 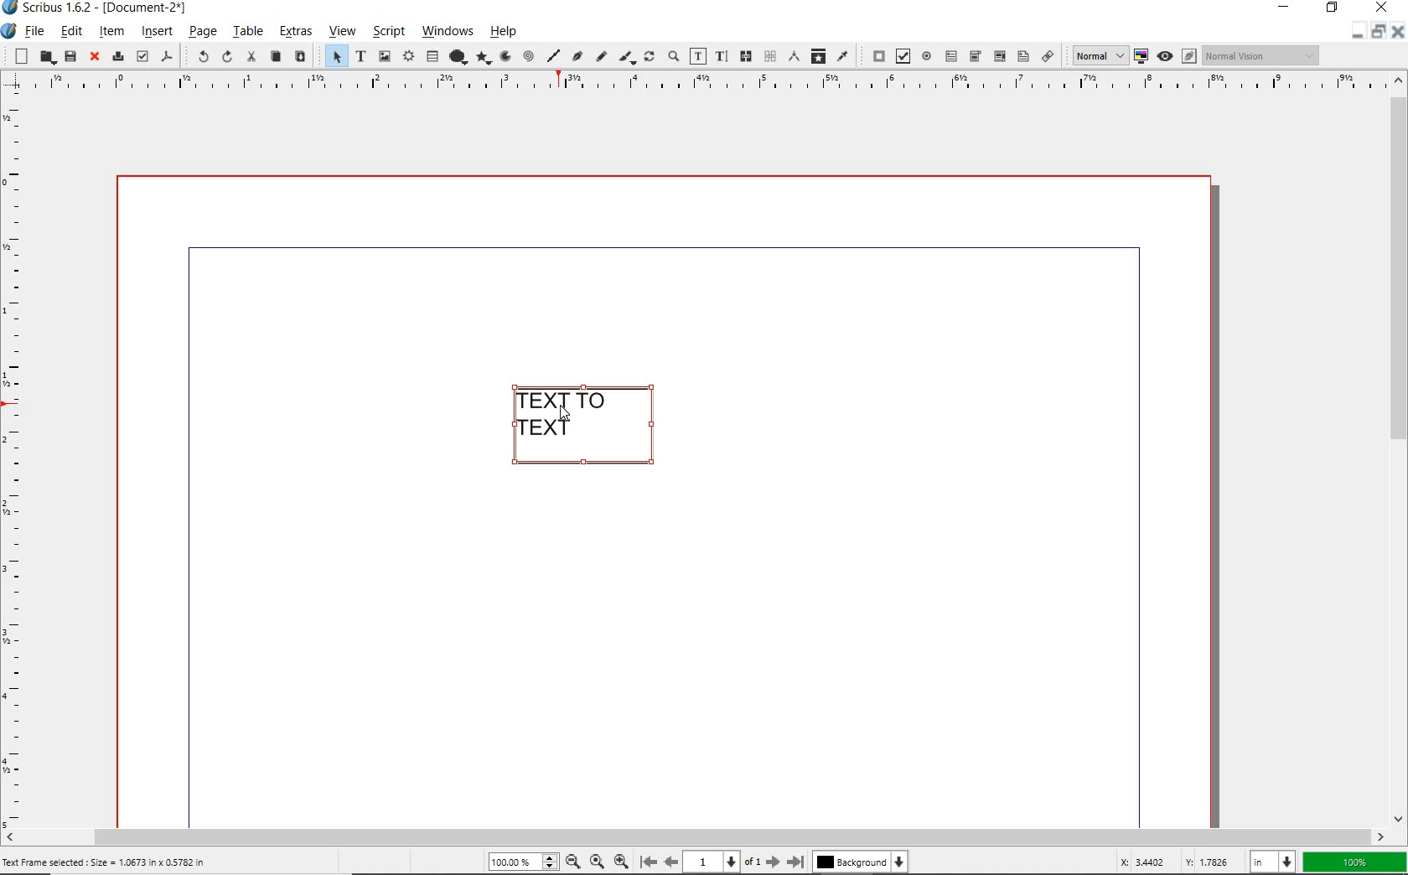 What do you see at coordinates (1355, 862) in the screenshot?
I see `zoom factor` at bounding box center [1355, 862].